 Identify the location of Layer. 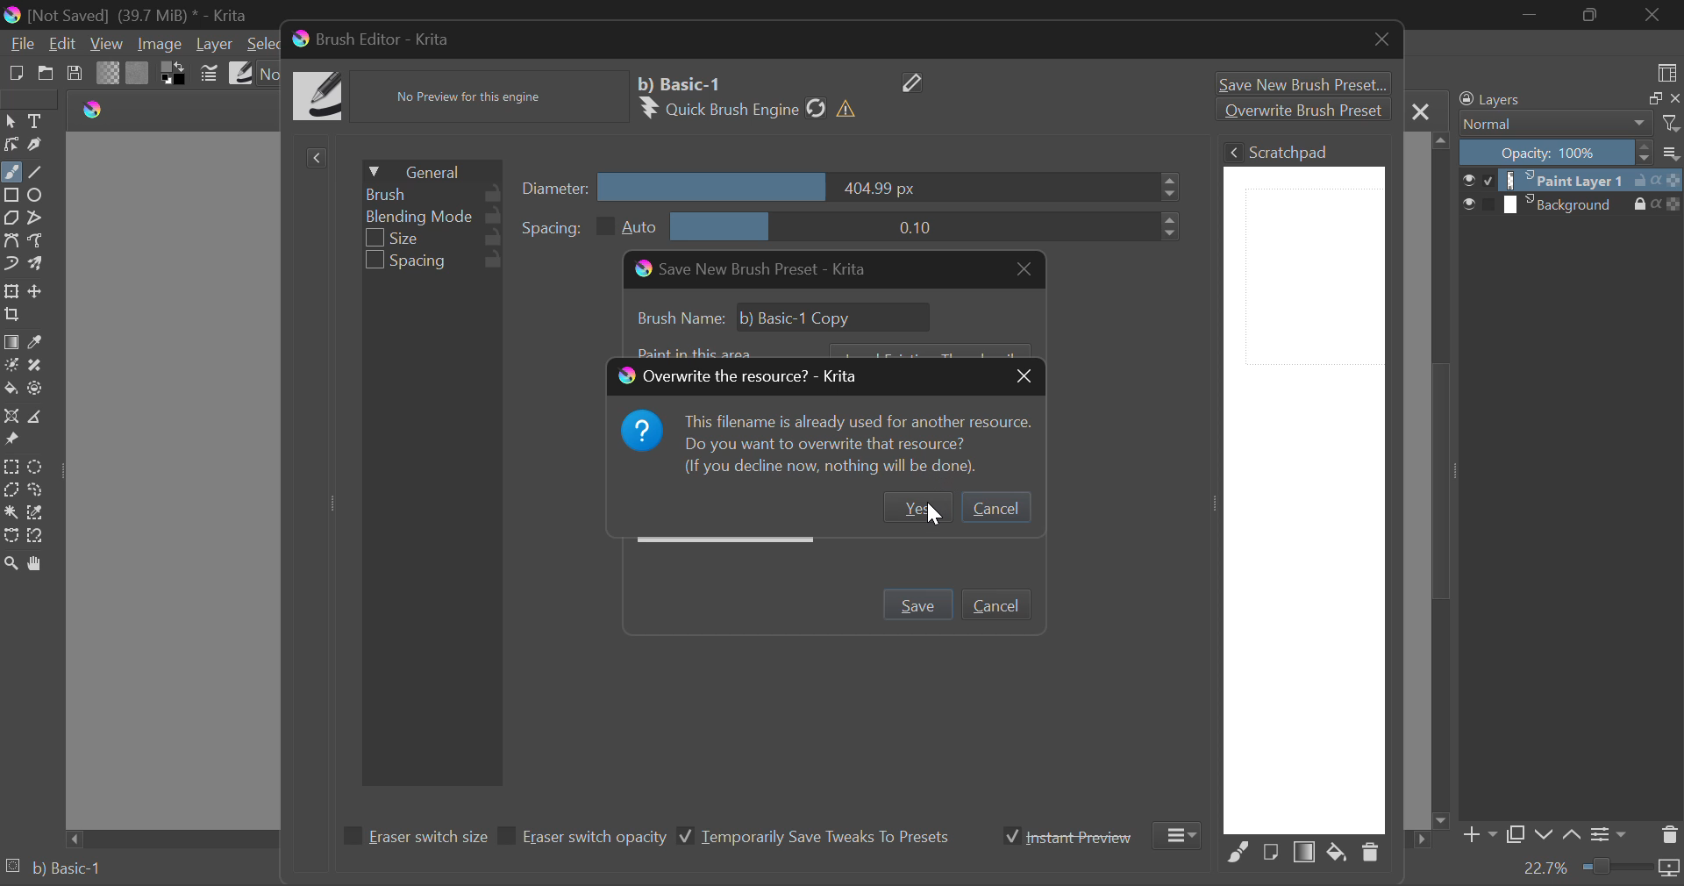
(215, 46).